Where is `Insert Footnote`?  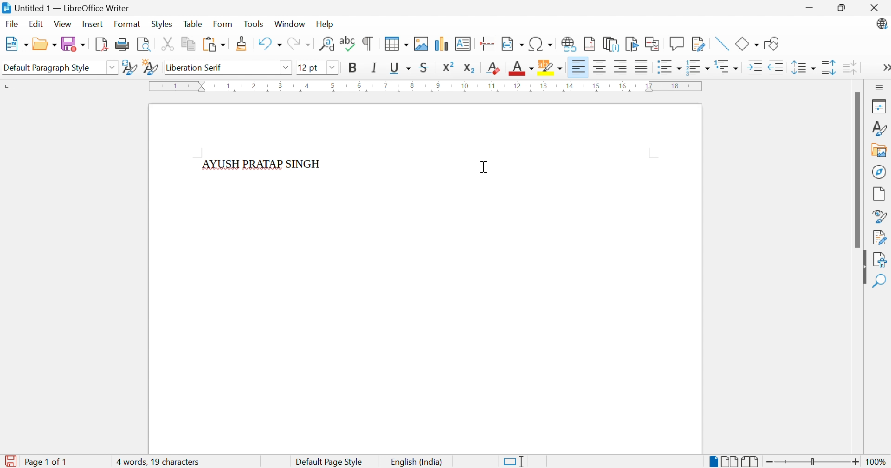 Insert Footnote is located at coordinates (588, 45).